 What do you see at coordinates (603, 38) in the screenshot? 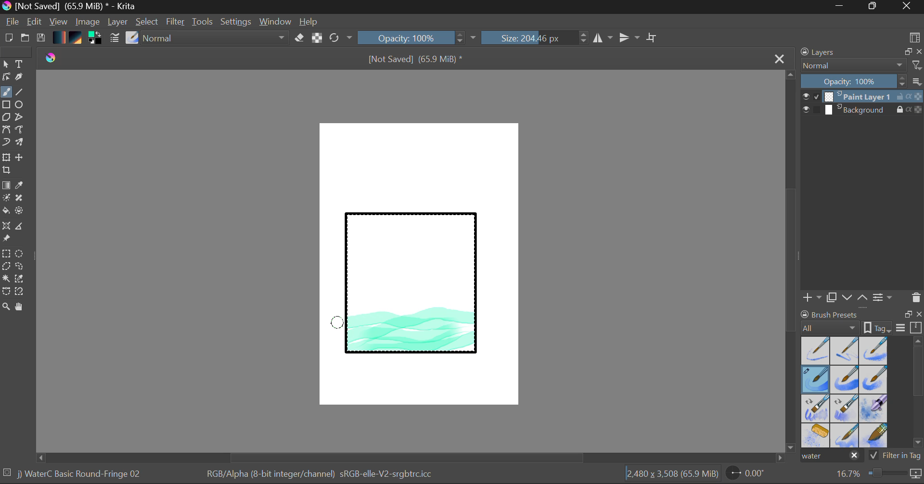
I see `Vertical Mirror Flip` at bounding box center [603, 38].